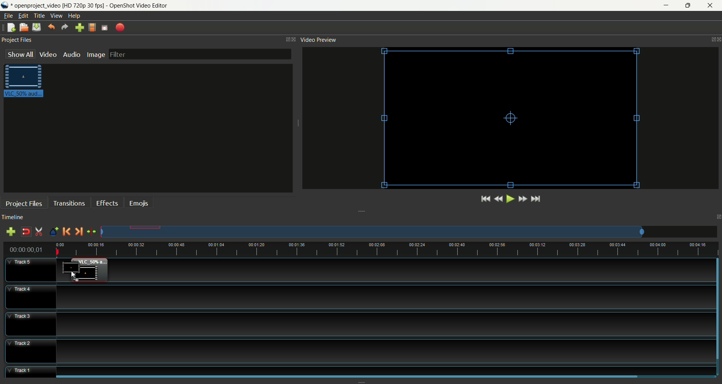 Image resolution: width=722 pixels, height=384 pixels. I want to click on fullscreen, so click(104, 27).